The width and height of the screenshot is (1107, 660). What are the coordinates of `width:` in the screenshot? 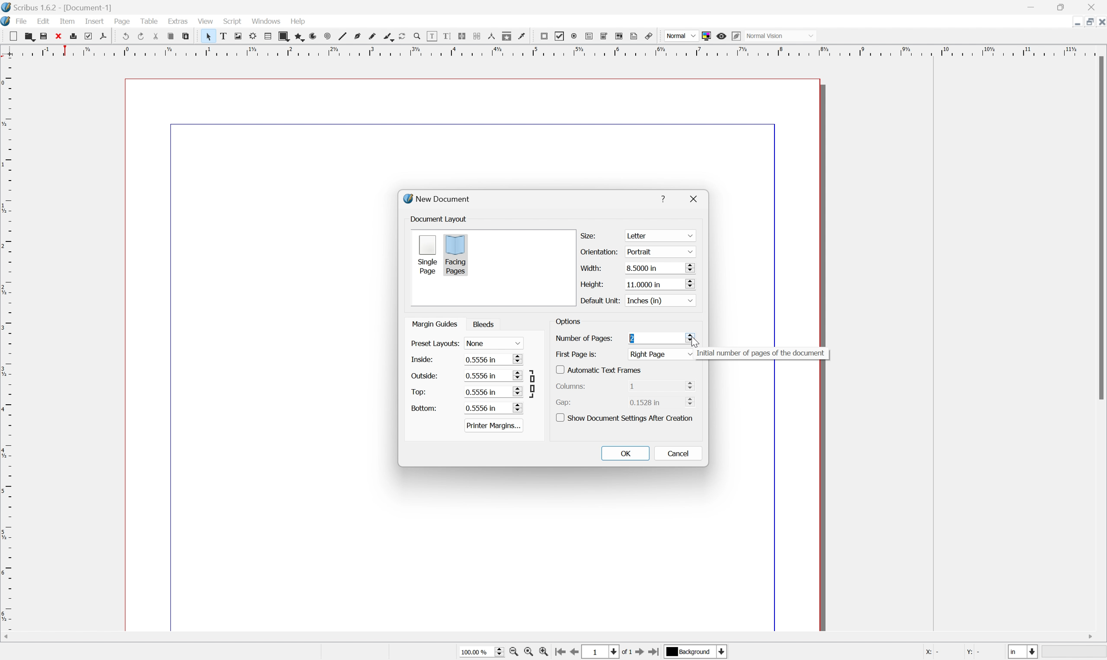 It's located at (590, 267).